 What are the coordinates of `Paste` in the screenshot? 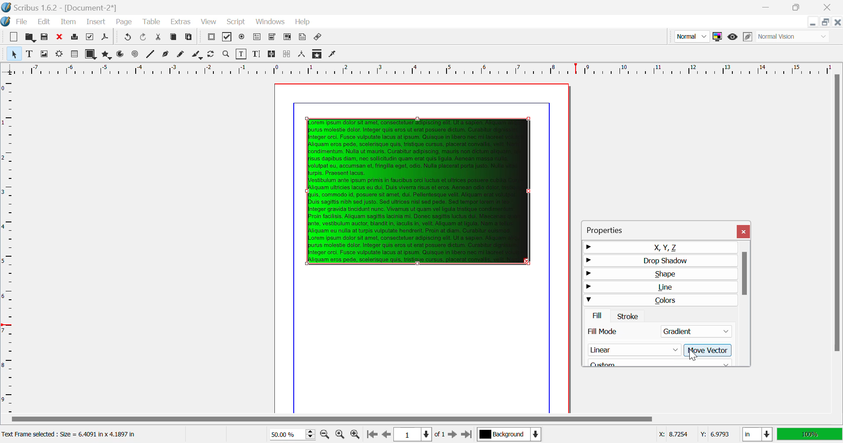 It's located at (190, 38).